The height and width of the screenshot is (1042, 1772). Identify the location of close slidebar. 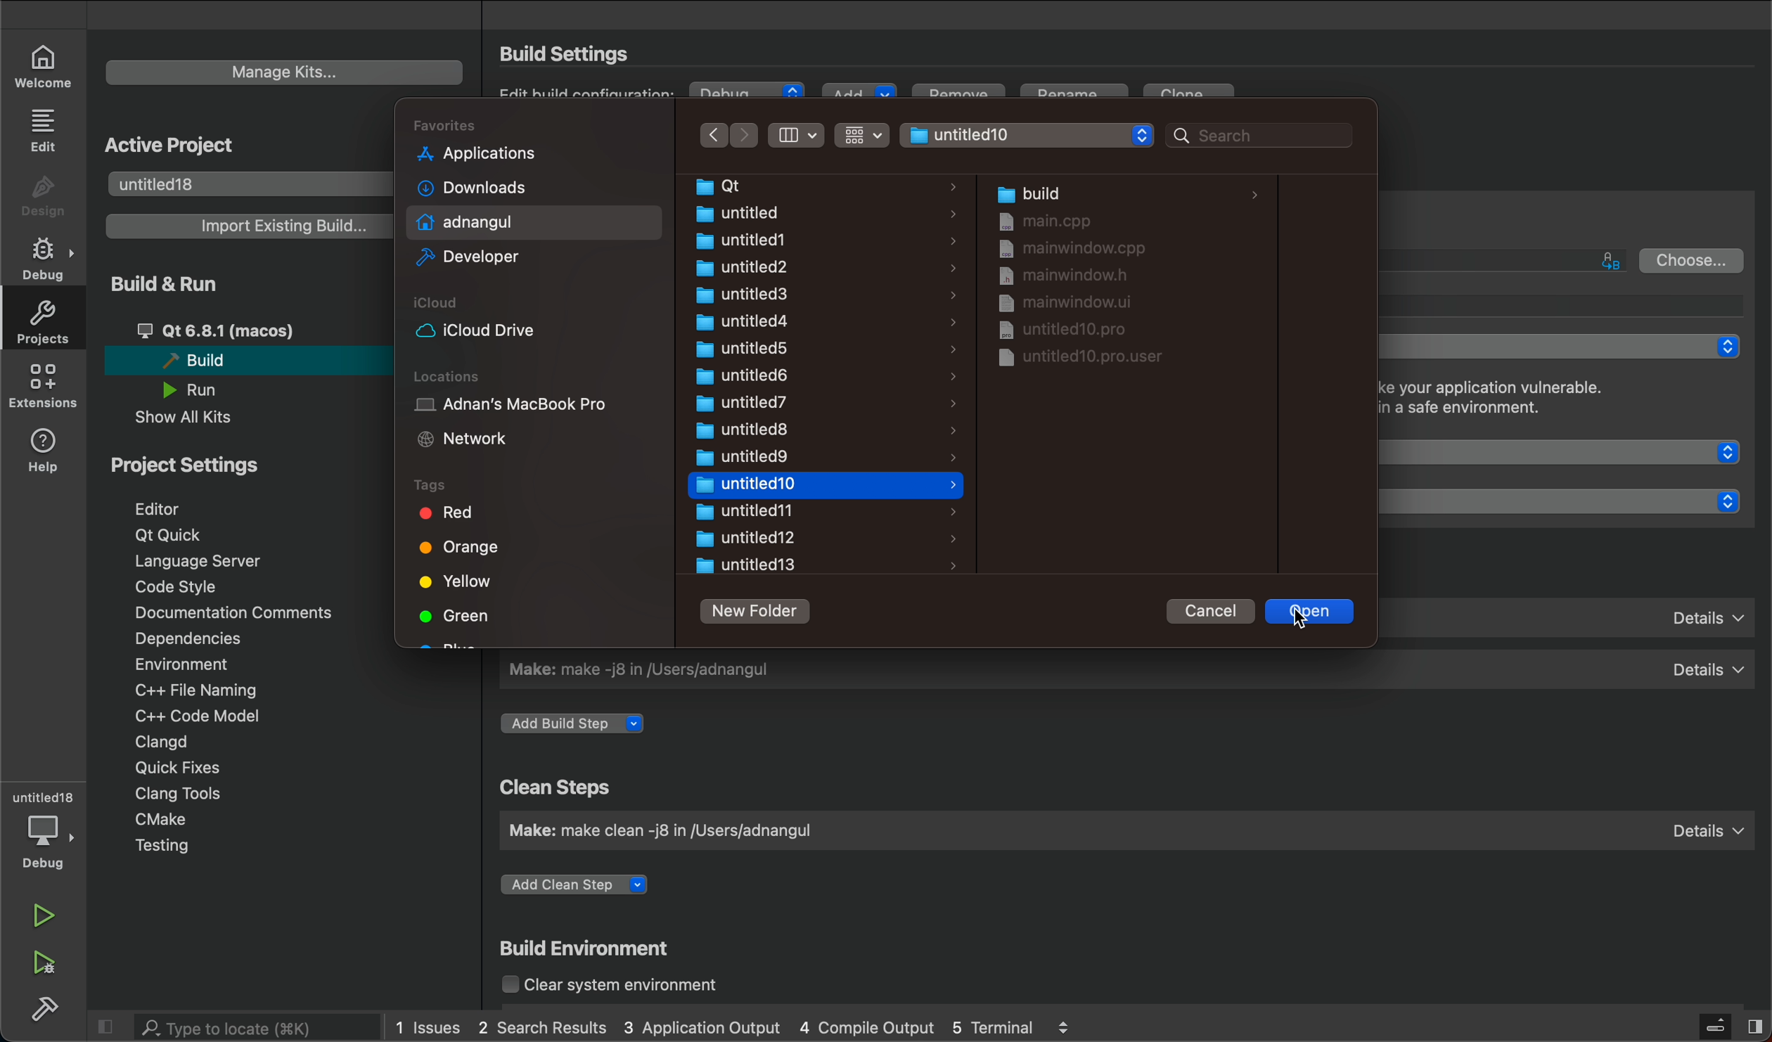
(1730, 1025).